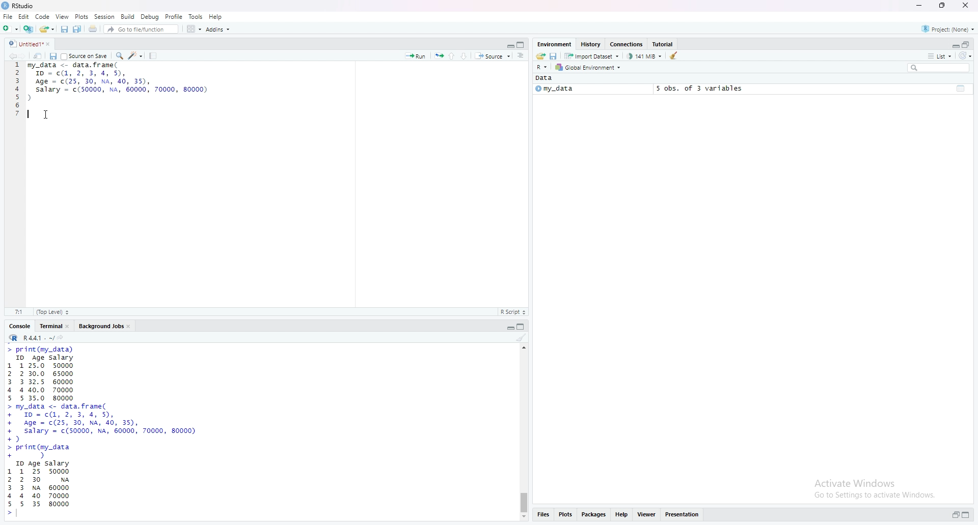 The width and height of the screenshot is (978, 525). I want to click on new file, so click(11, 29).